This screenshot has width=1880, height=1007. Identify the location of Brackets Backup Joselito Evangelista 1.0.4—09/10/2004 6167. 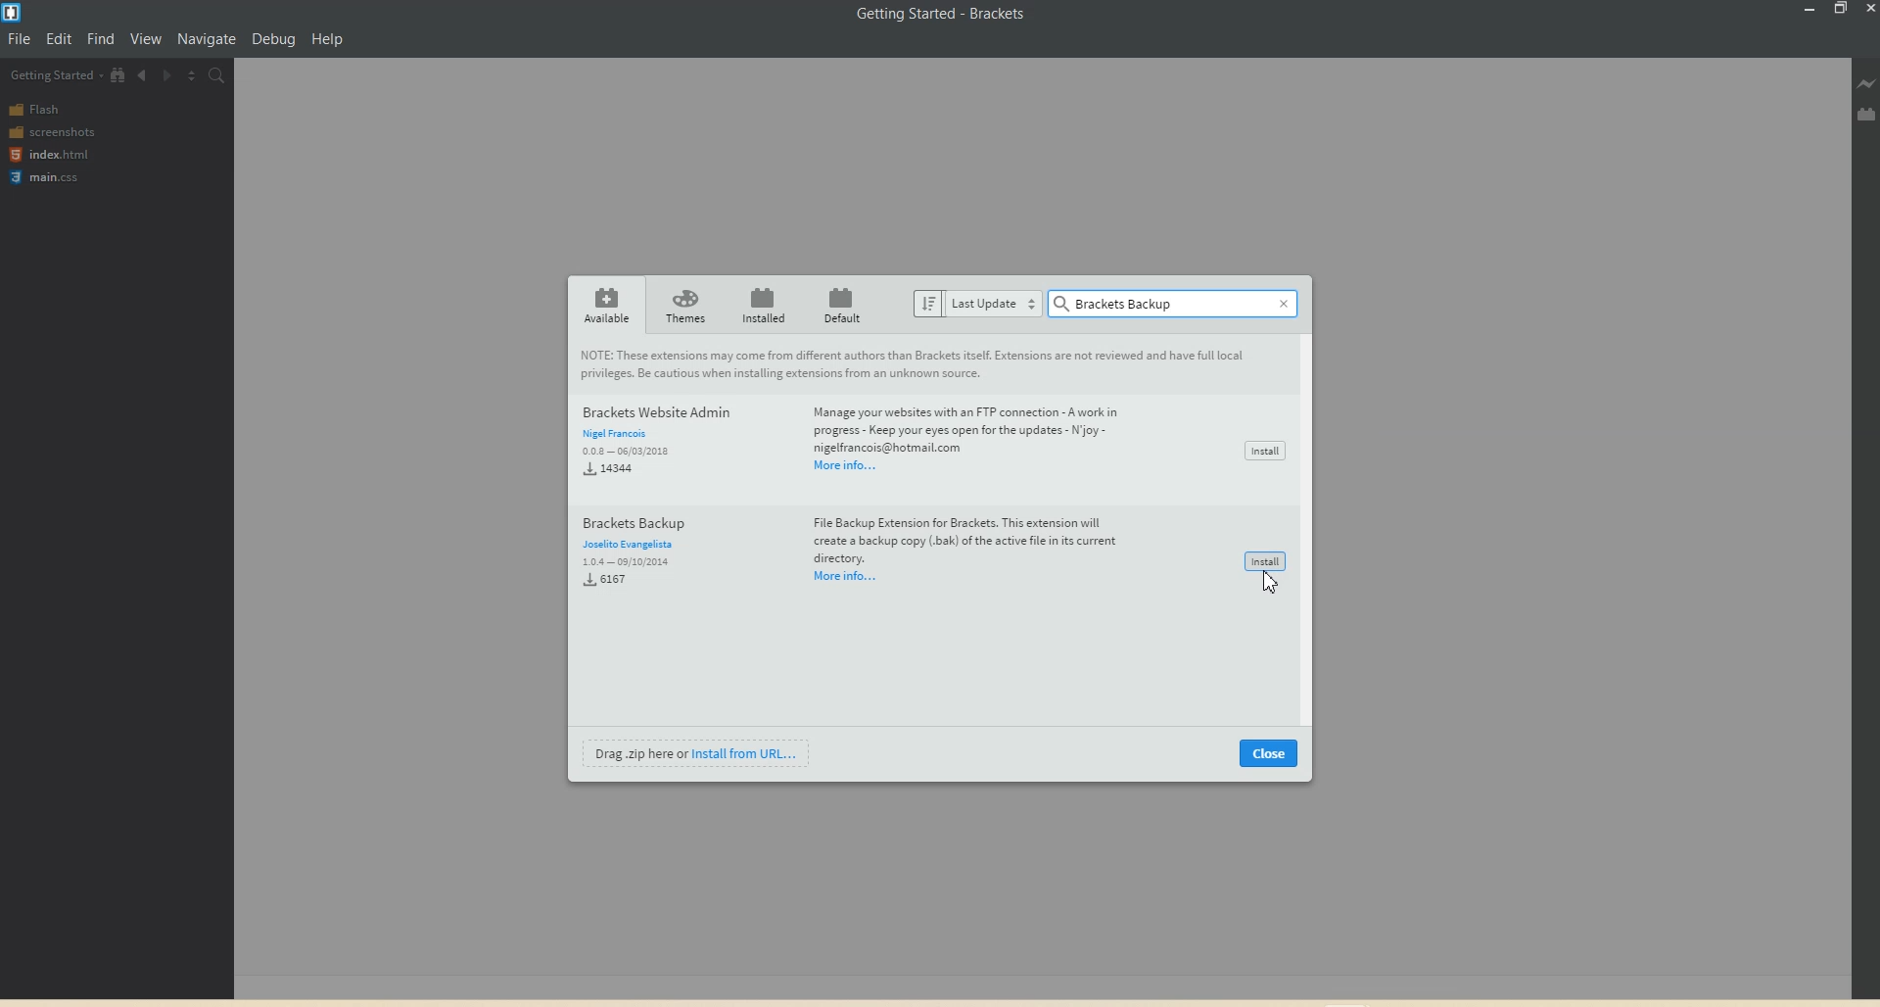
(645, 554).